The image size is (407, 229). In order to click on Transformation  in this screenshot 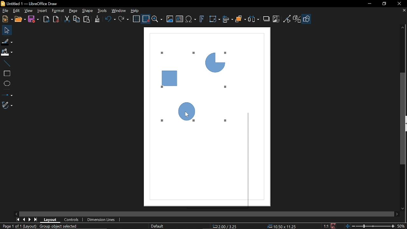, I will do `click(214, 19)`.